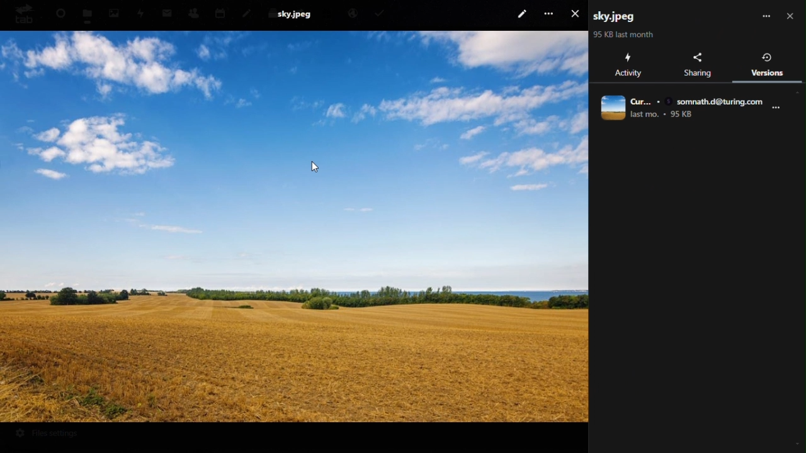  I want to click on More, so click(767, 14).